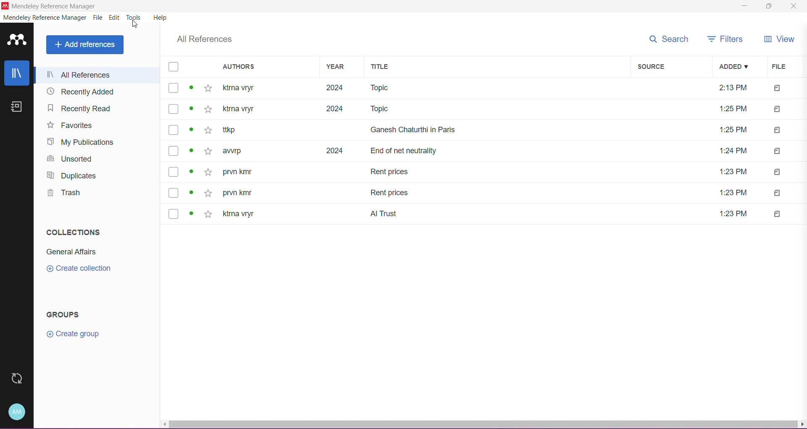 This screenshot has width=807, height=429. What do you see at coordinates (735, 151) in the screenshot?
I see `file` at bounding box center [735, 151].